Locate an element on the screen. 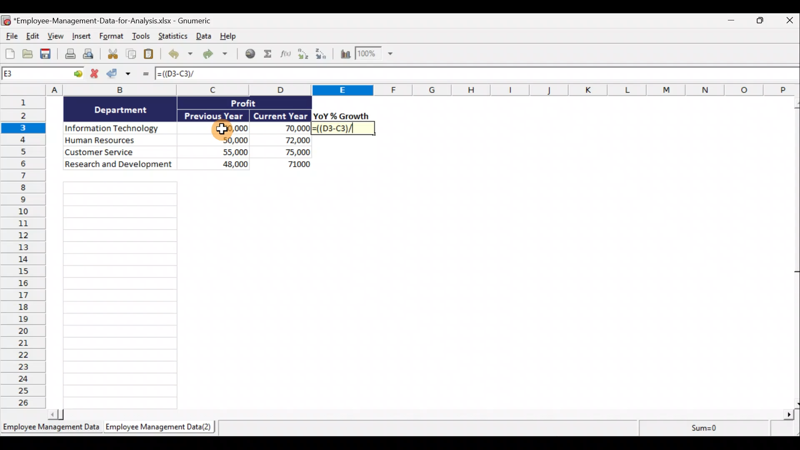 The height and width of the screenshot is (450, 800). Cursor is located at coordinates (224, 130).